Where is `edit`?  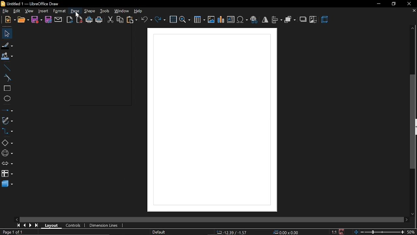 edit is located at coordinates (17, 11).